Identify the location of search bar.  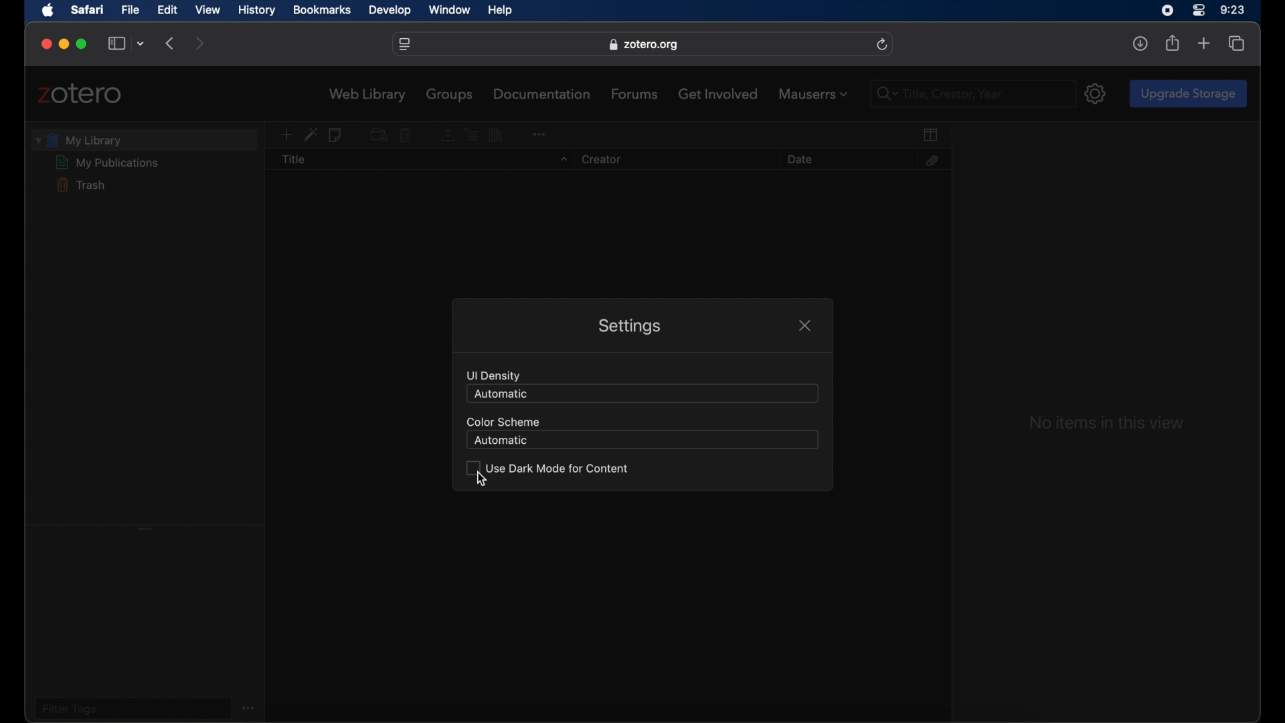
(883, 94).